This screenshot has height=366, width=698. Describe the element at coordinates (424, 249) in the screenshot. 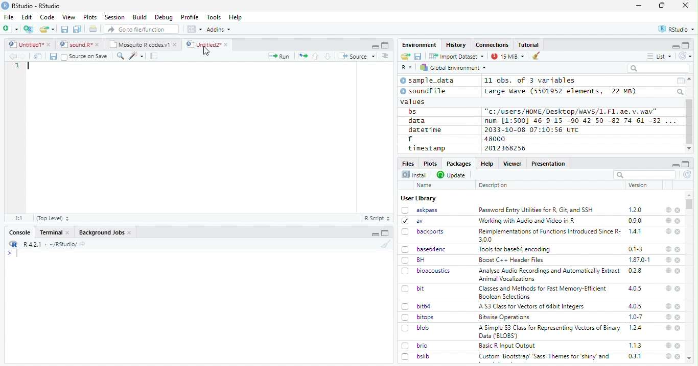

I see `base64enc` at that location.